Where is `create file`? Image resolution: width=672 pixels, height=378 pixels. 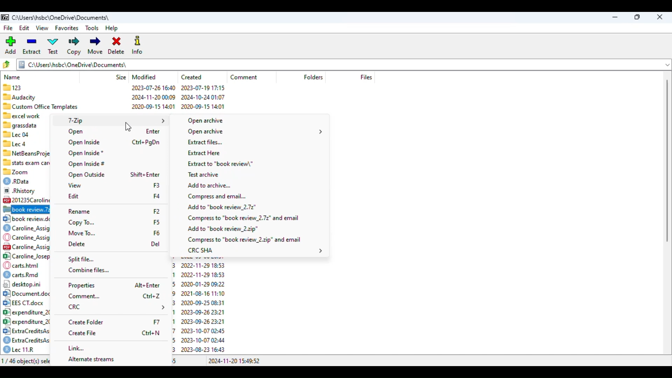 create file is located at coordinates (83, 333).